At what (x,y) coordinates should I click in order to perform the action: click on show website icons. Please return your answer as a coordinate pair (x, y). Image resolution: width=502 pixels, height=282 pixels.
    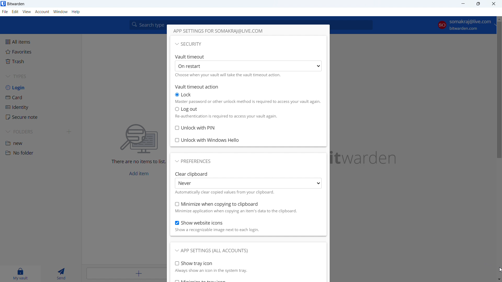
    Looking at the image, I should click on (247, 226).